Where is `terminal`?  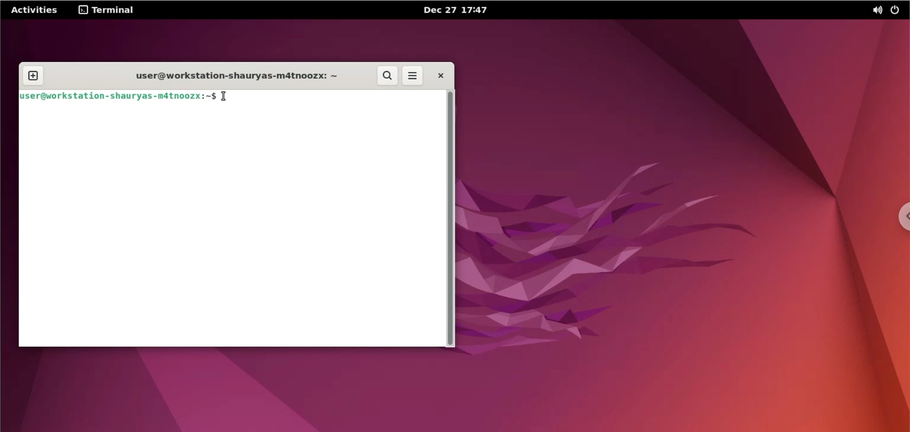
terminal is located at coordinates (109, 10).